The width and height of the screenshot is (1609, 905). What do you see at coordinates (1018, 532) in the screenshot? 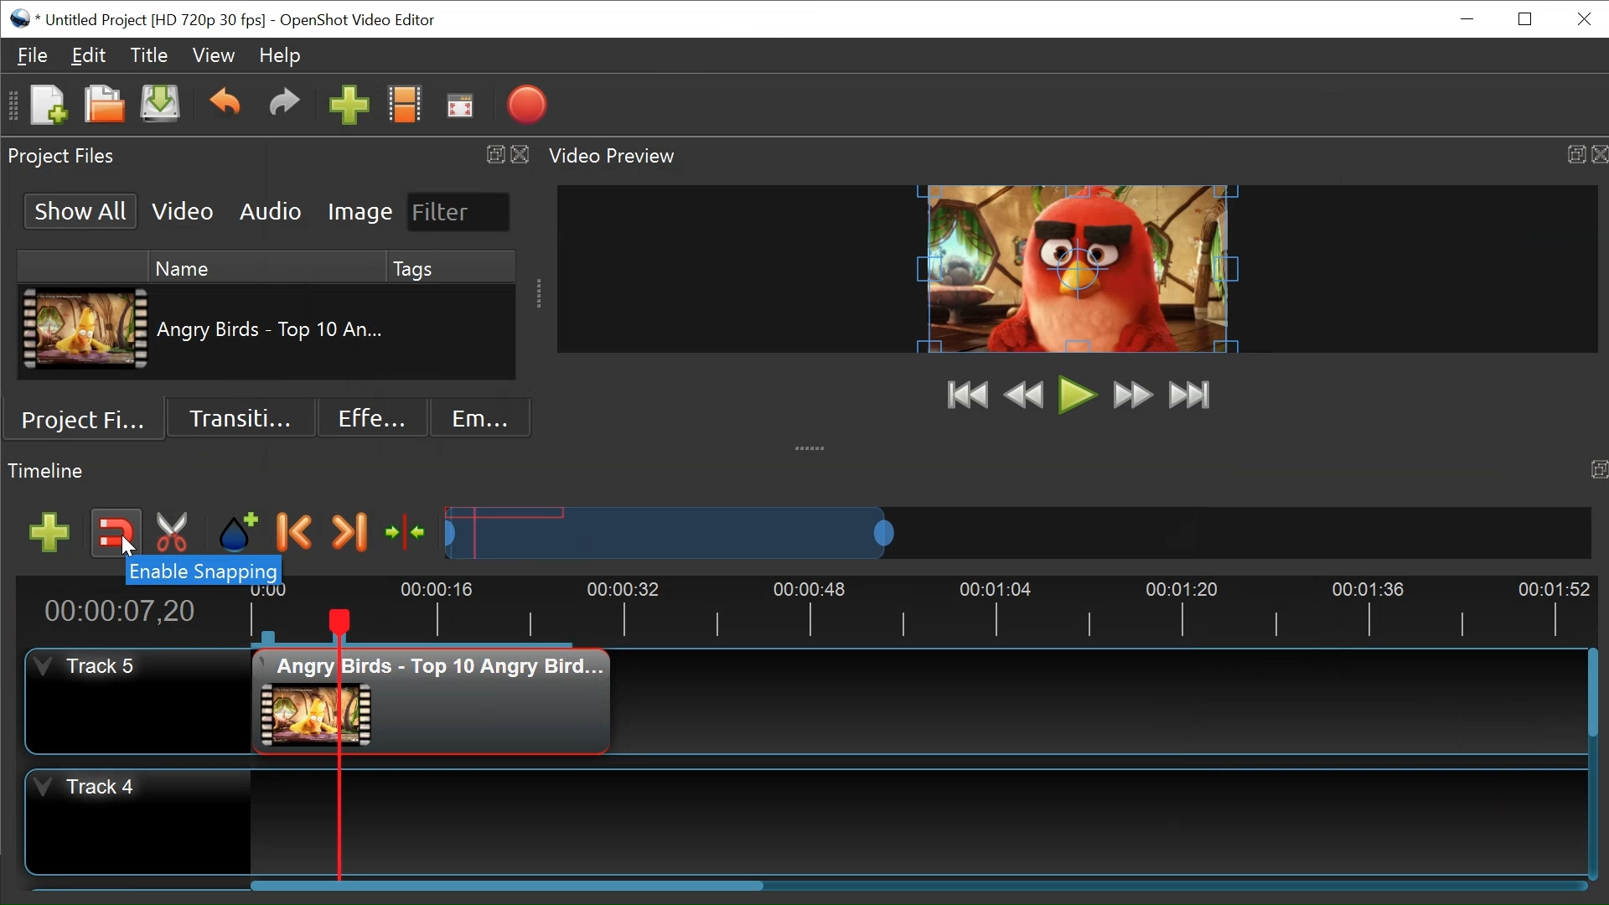
I see `Zoom Slider` at bounding box center [1018, 532].